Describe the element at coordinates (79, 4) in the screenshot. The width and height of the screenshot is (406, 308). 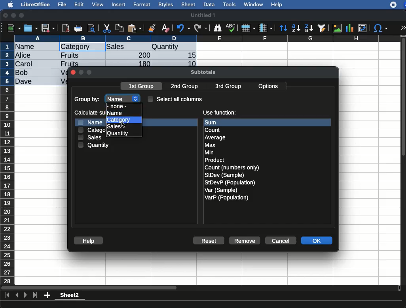
I see `edit` at that location.